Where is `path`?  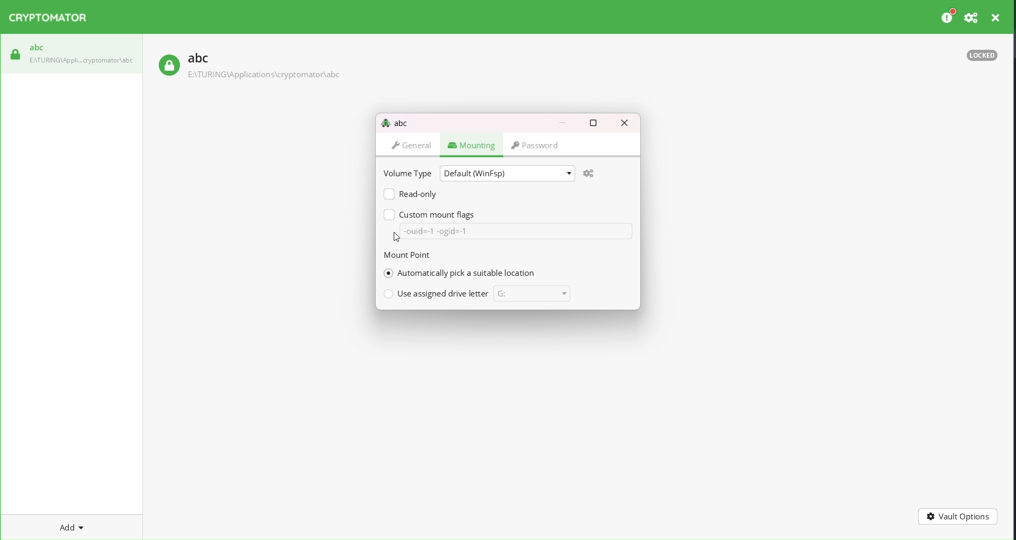 path is located at coordinates (83, 60).